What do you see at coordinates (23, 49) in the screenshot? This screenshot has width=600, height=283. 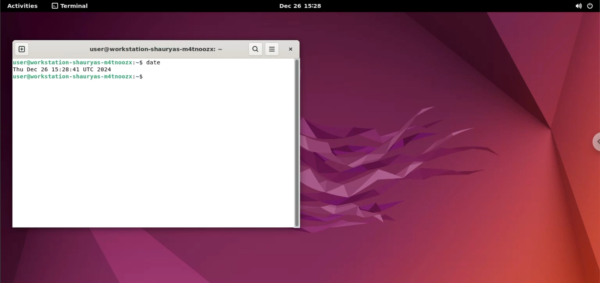 I see `new tab` at bounding box center [23, 49].